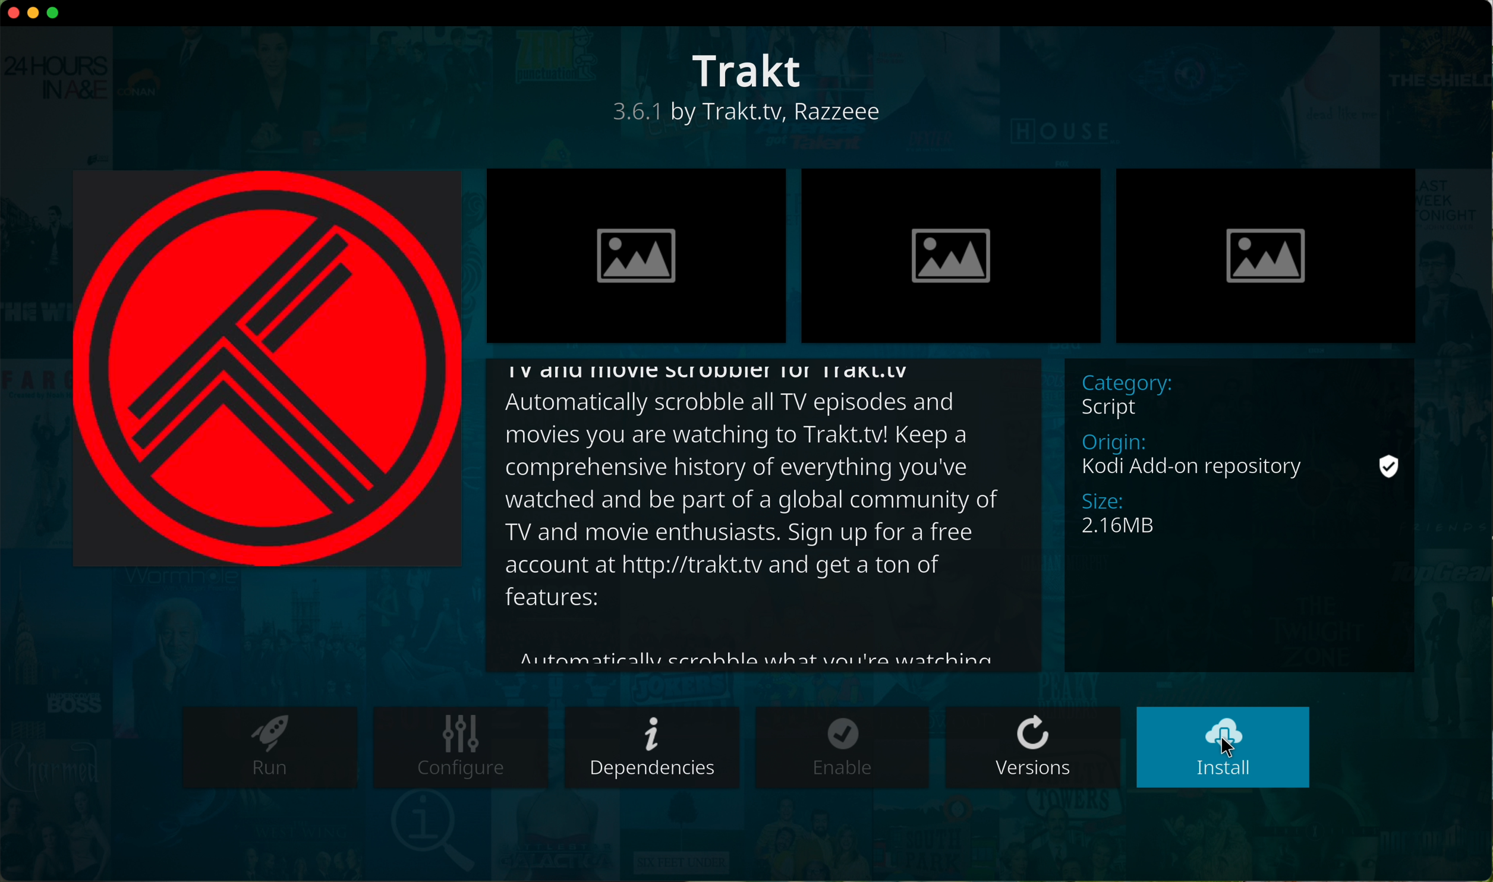  I want to click on configure, so click(462, 748).